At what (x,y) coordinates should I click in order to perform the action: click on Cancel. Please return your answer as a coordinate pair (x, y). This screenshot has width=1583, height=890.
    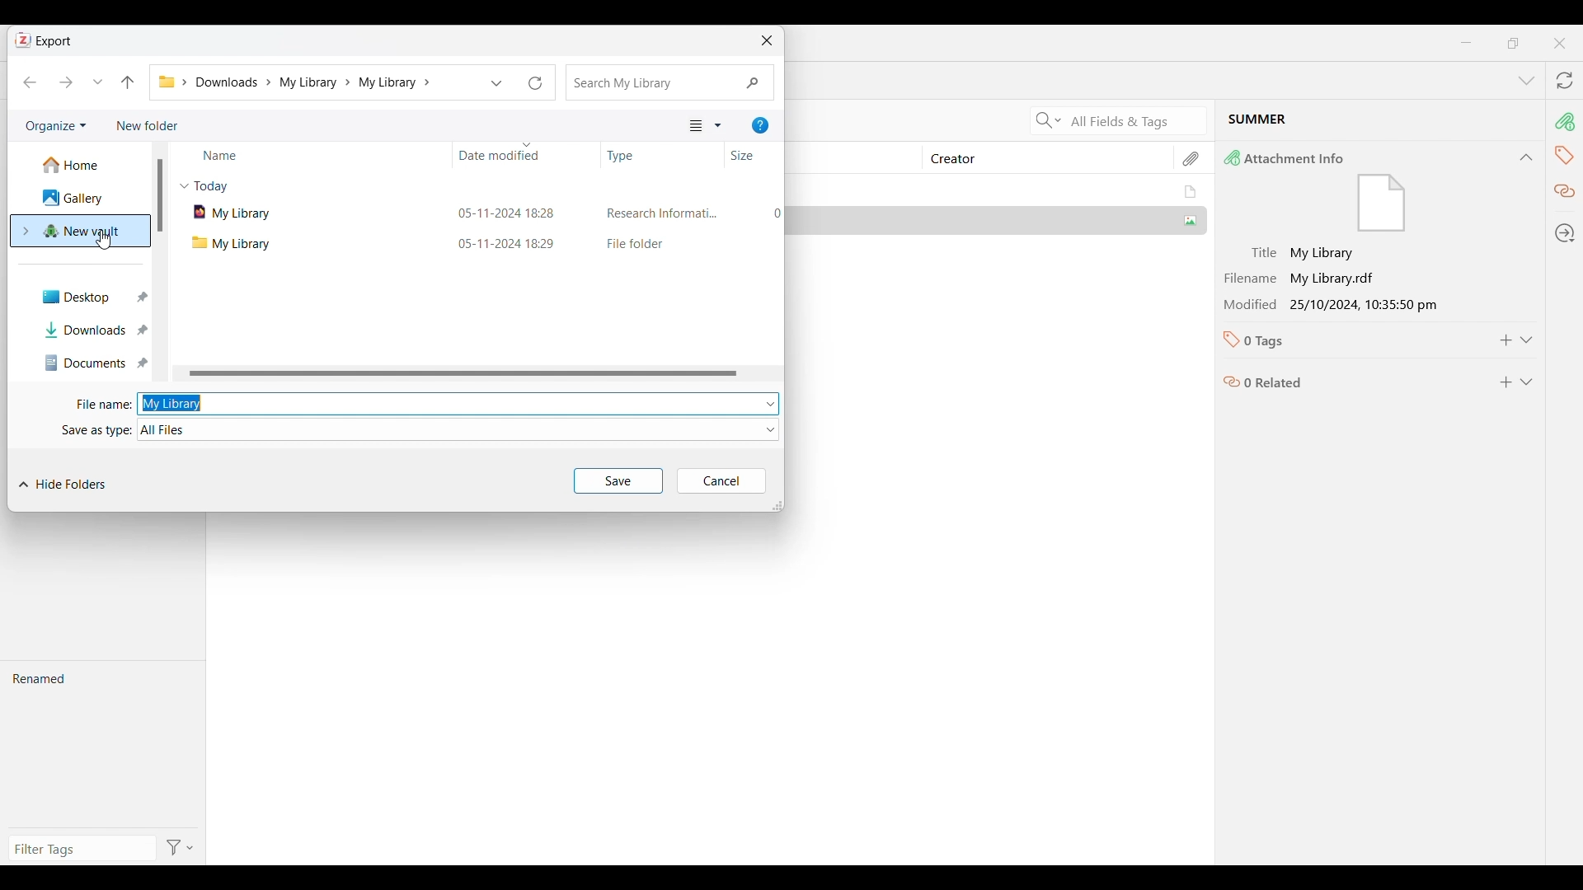
    Looking at the image, I should click on (721, 481).